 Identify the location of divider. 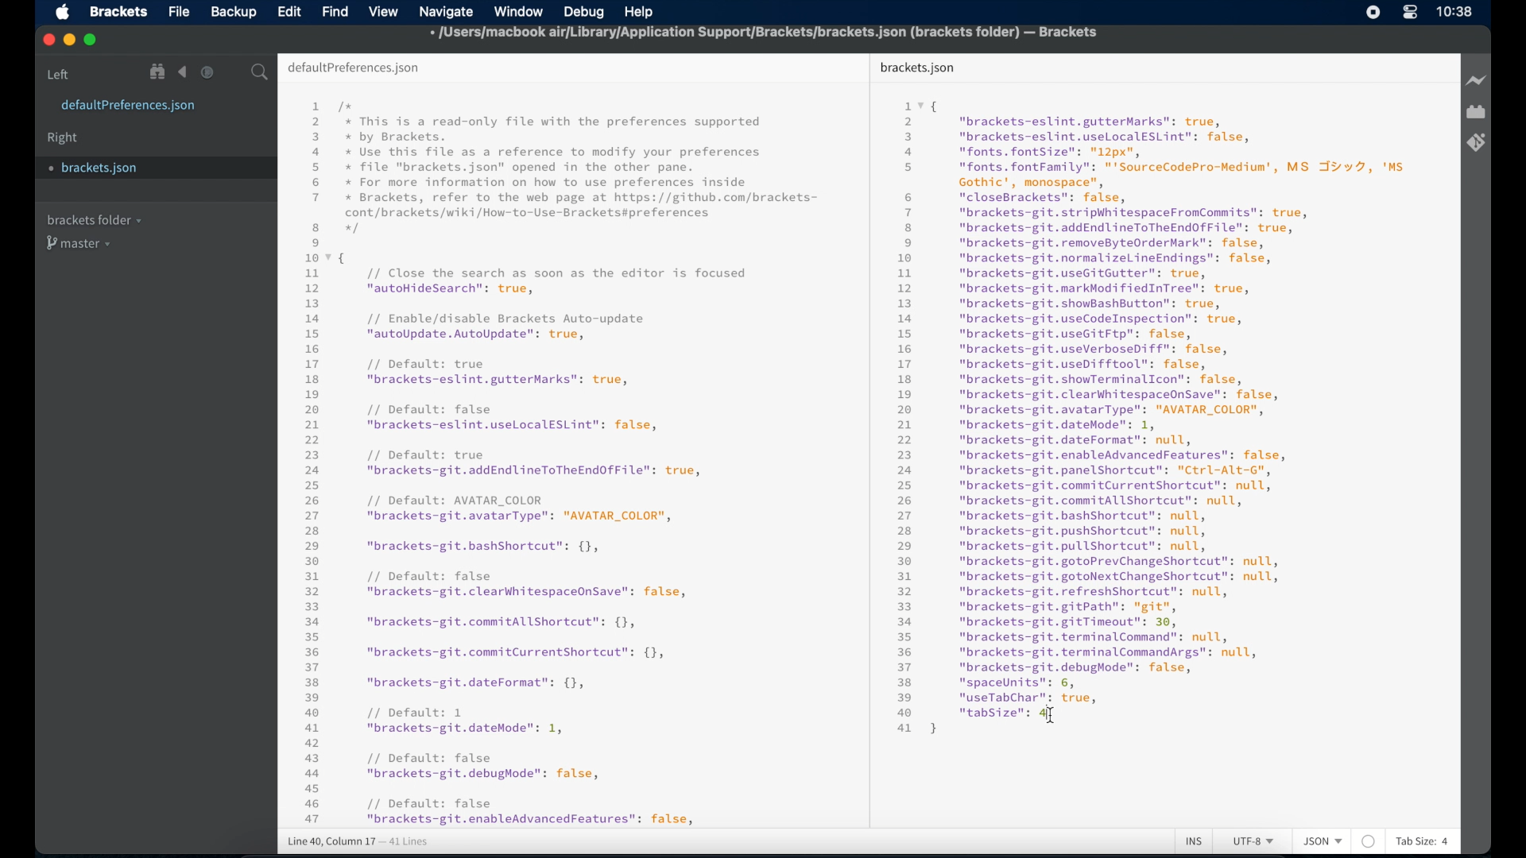
(866, 439).